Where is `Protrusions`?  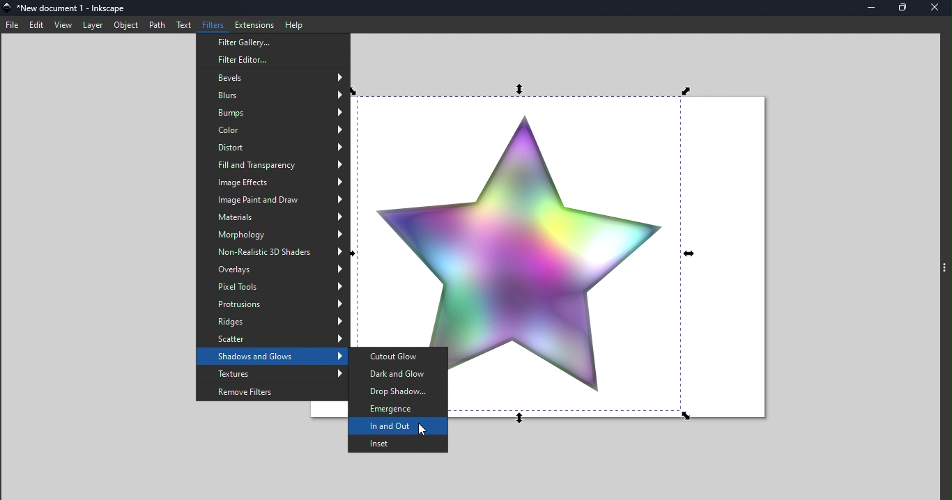 Protrusions is located at coordinates (273, 305).